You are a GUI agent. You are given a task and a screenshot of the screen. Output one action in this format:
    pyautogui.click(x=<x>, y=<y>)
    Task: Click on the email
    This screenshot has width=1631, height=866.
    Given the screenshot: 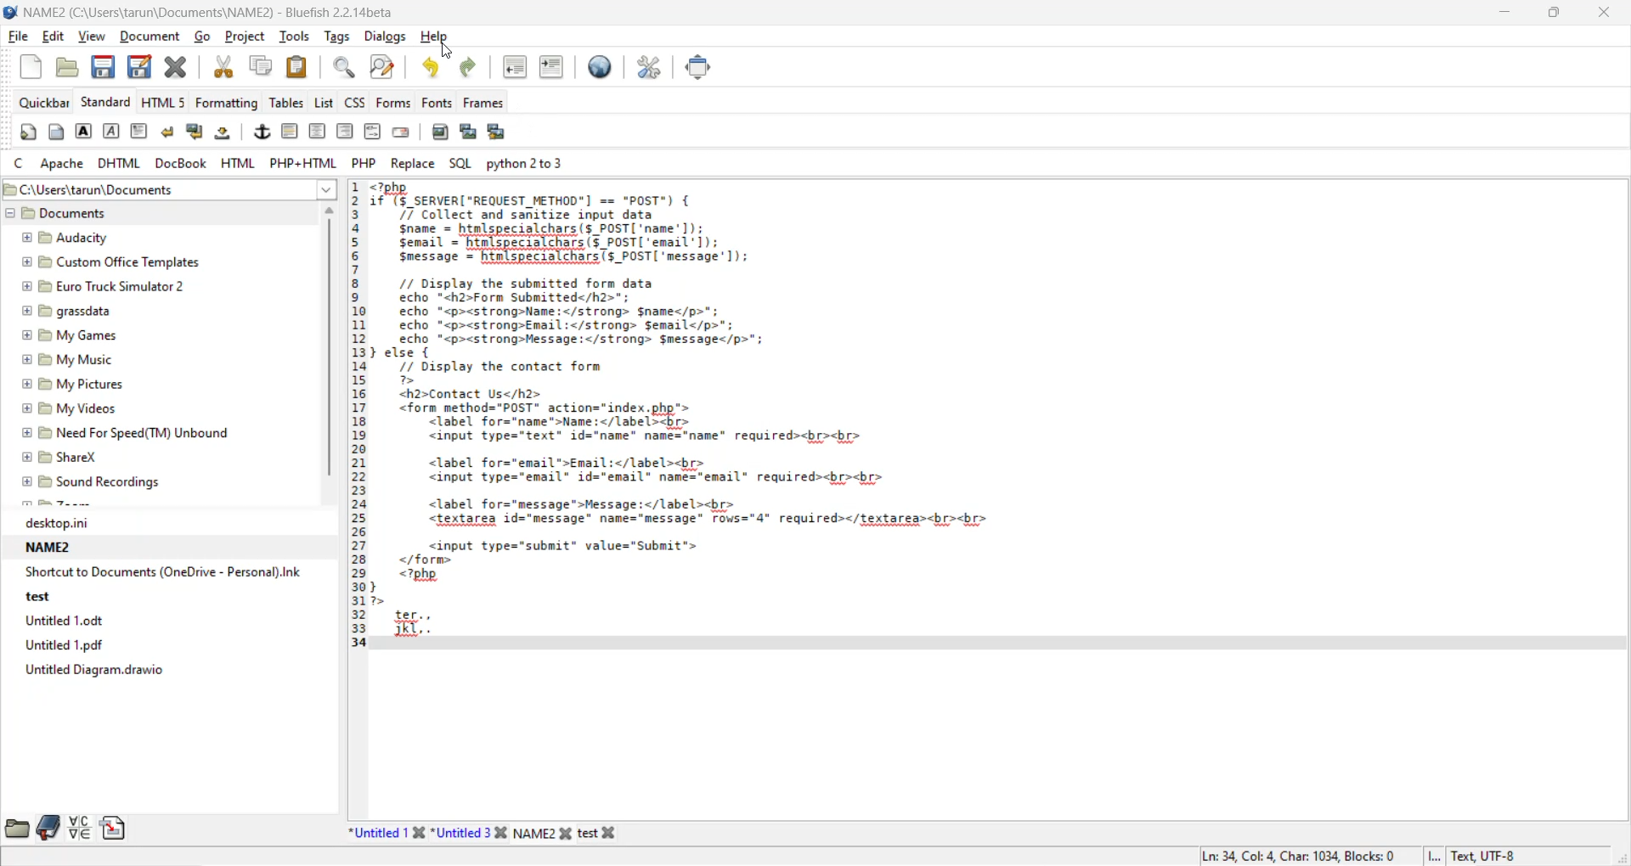 What is the action you would take?
    pyautogui.click(x=405, y=133)
    